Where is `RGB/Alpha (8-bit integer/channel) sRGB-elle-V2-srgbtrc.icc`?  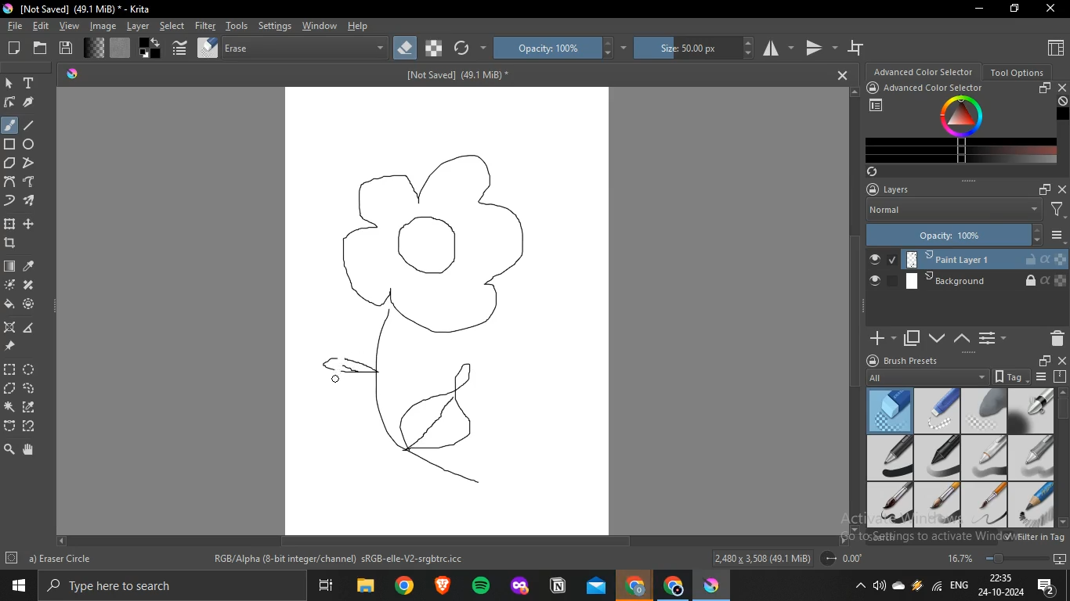 RGB/Alpha (8-bit integer/channel) sRGB-elle-V2-srgbtrc.icc is located at coordinates (342, 560).